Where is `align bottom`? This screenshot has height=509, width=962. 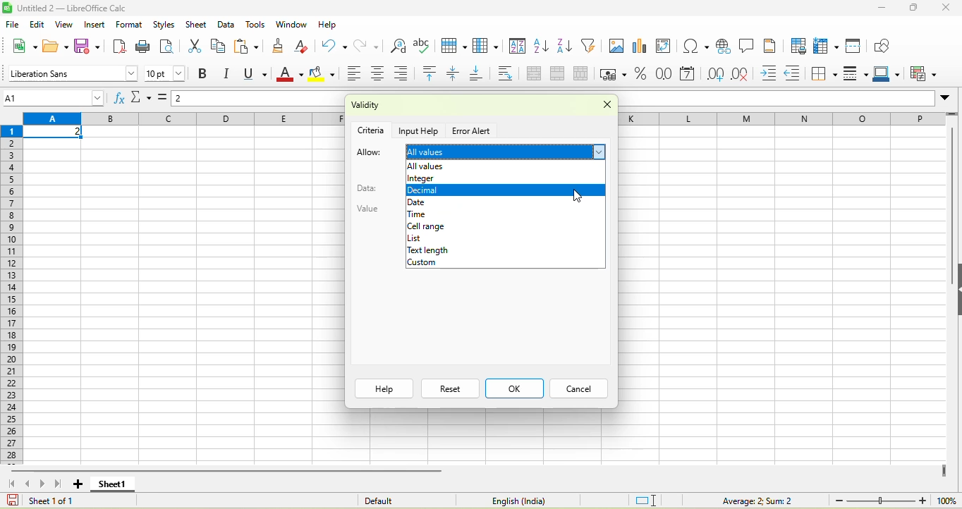
align bottom is located at coordinates (481, 75).